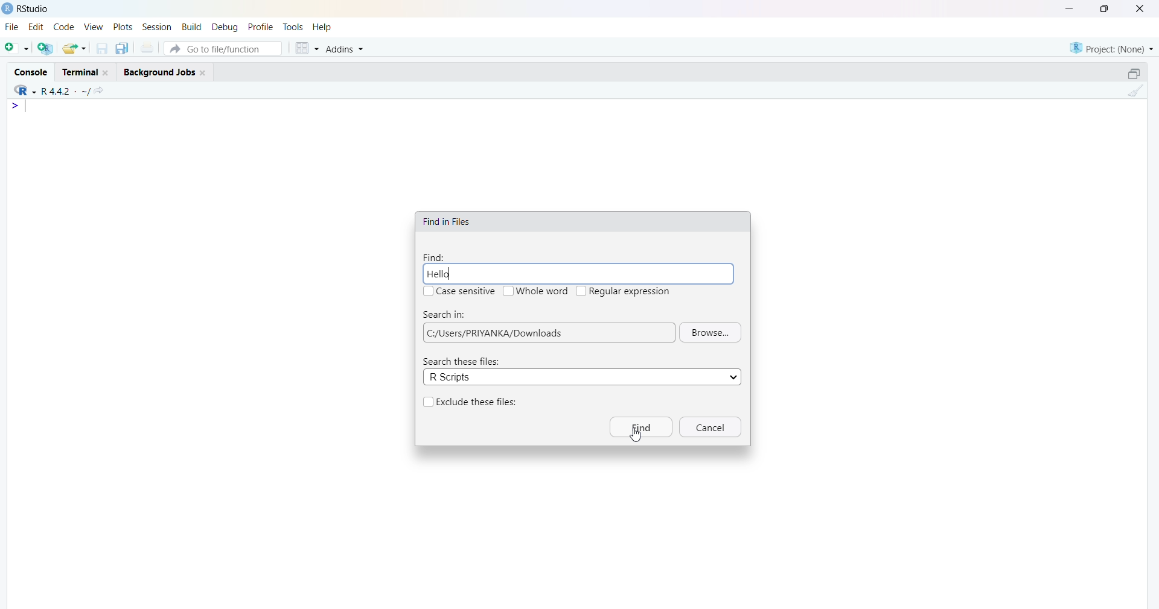 This screenshot has height=609, width=1159. Describe the element at coordinates (444, 315) in the screenshot. I see `Search in:` at that location.